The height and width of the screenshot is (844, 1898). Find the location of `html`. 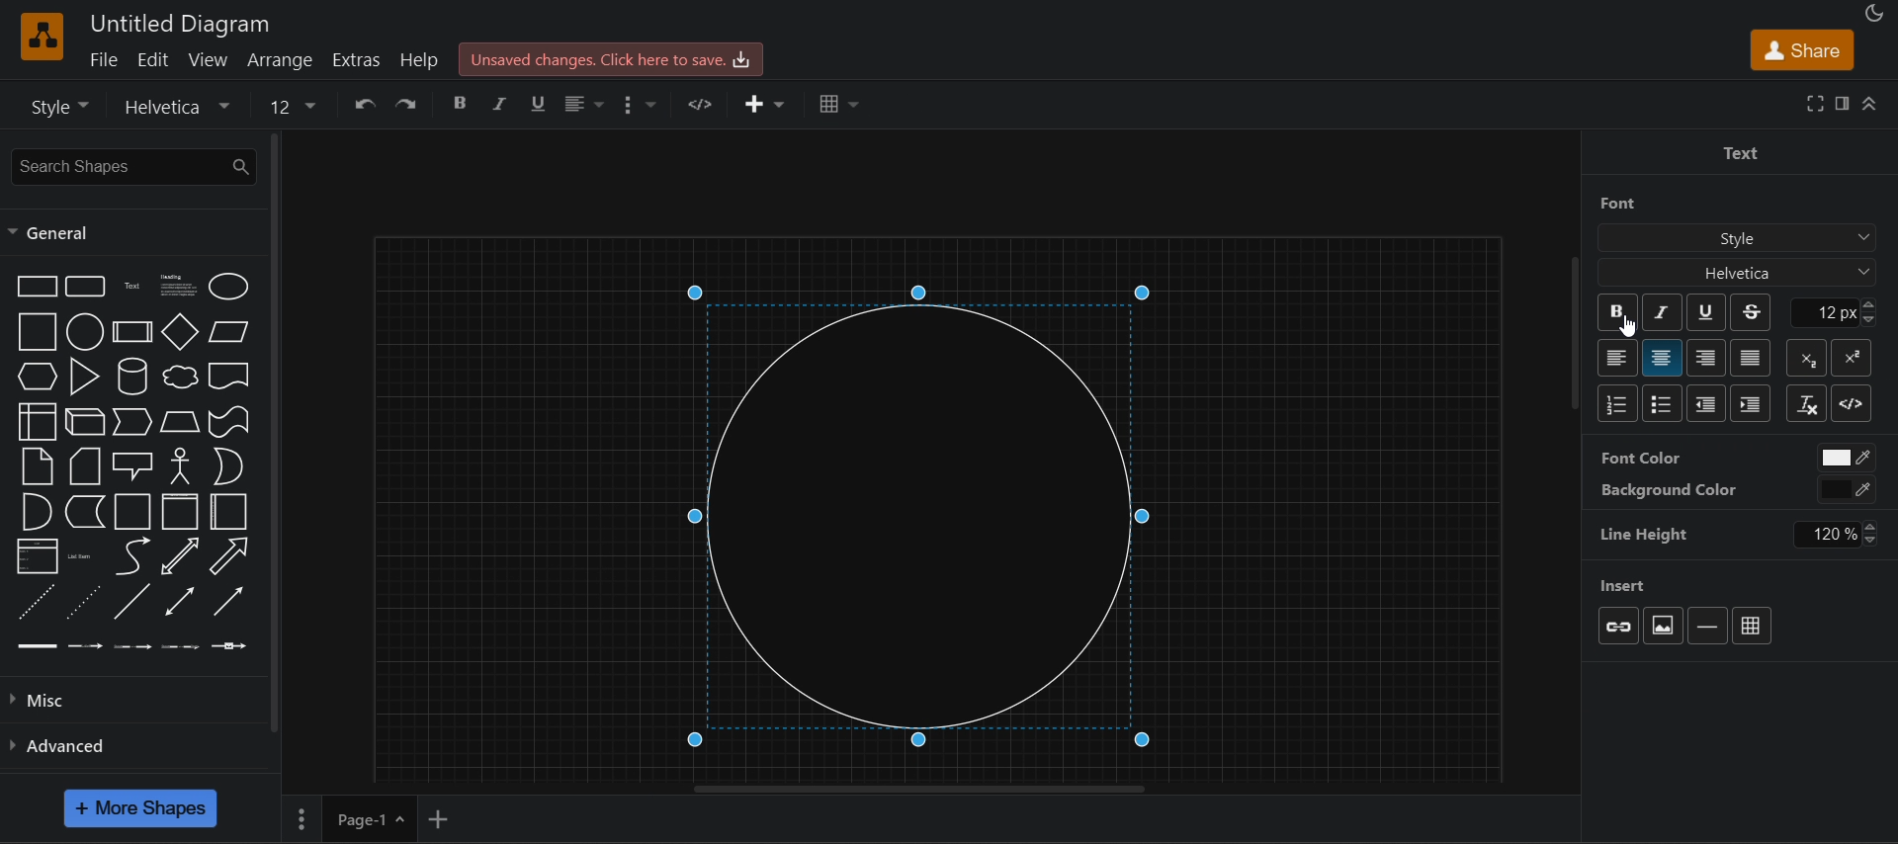

html is located at coordinates (1852, 403).